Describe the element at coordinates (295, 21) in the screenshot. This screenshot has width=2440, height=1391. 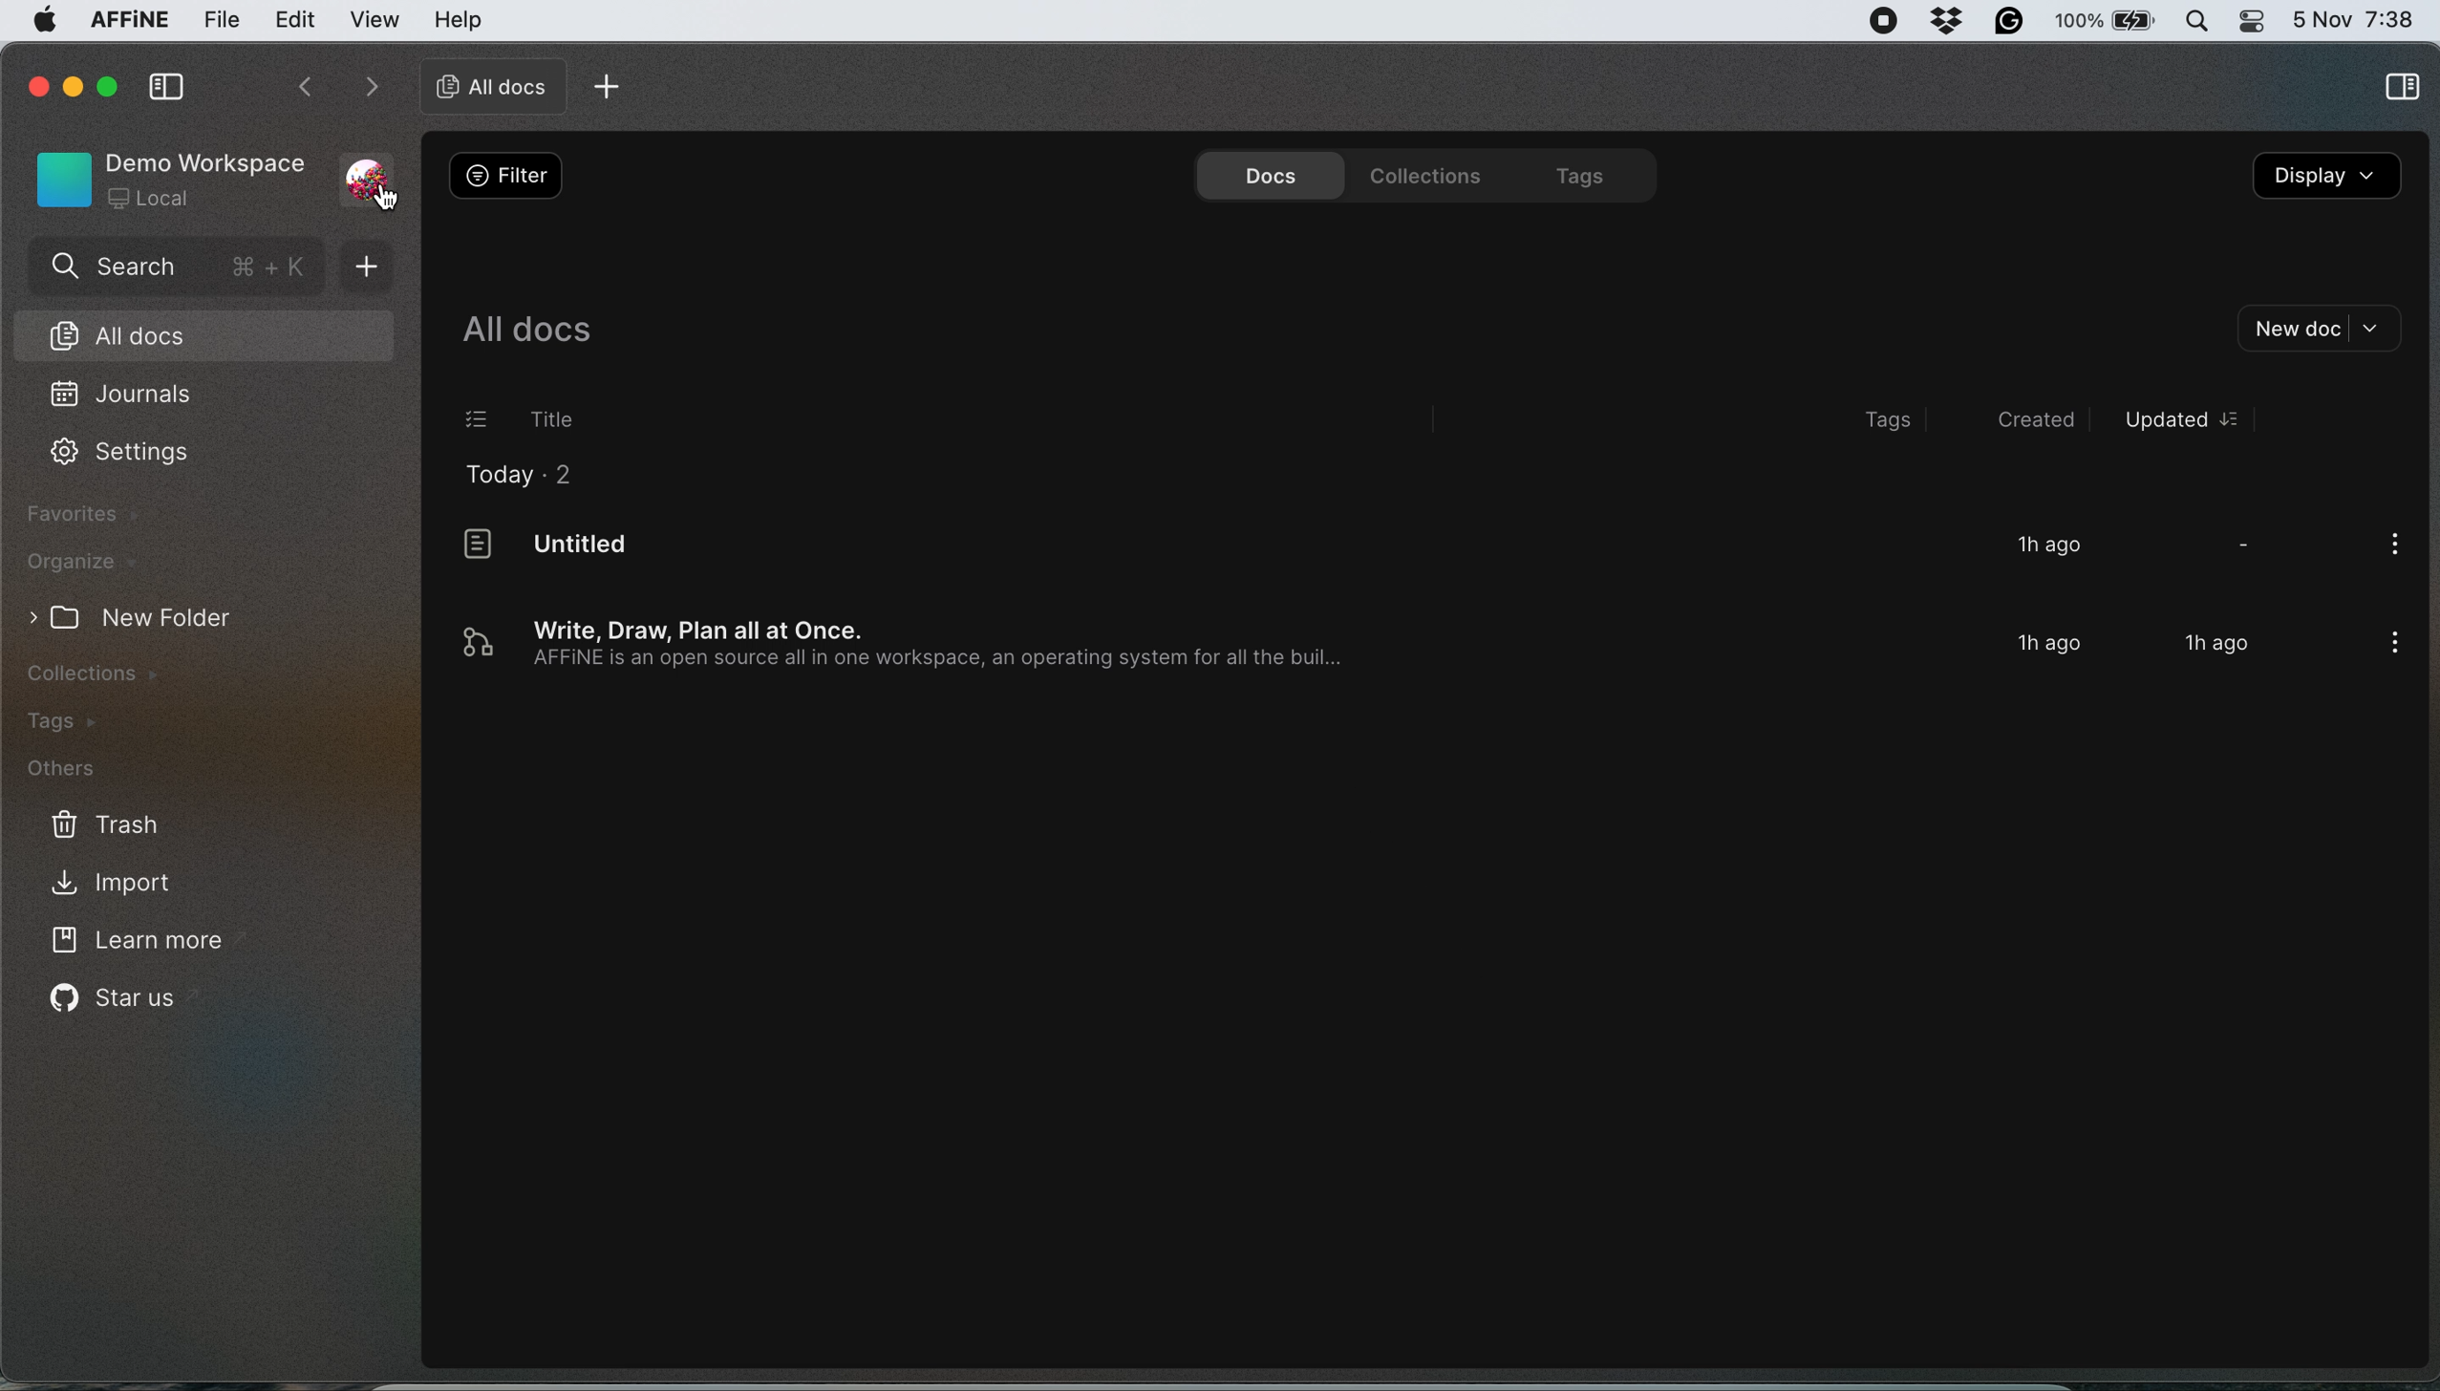
I see `edit` at that location.